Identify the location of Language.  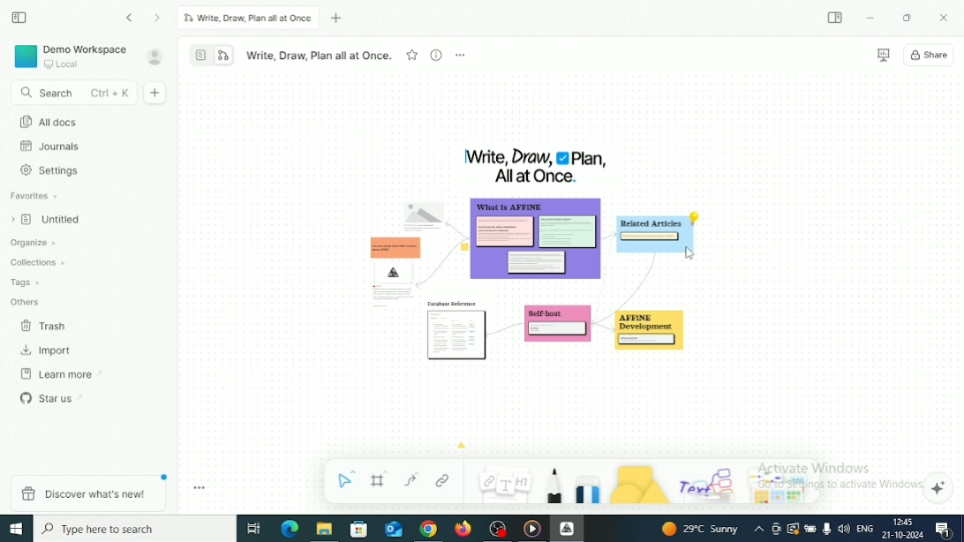
(864, 530).